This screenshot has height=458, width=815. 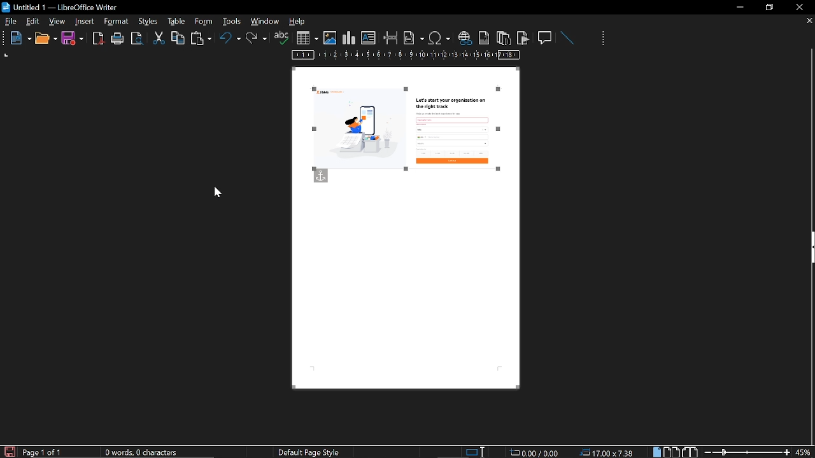 What do you see at coordinates (691, 452) in the screenshot?
I see `book view` at bounding box center [691, 452].